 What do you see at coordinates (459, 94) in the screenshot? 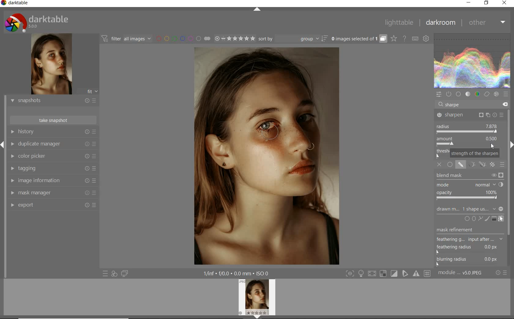
I see `base` at bounding box center [459, 94].